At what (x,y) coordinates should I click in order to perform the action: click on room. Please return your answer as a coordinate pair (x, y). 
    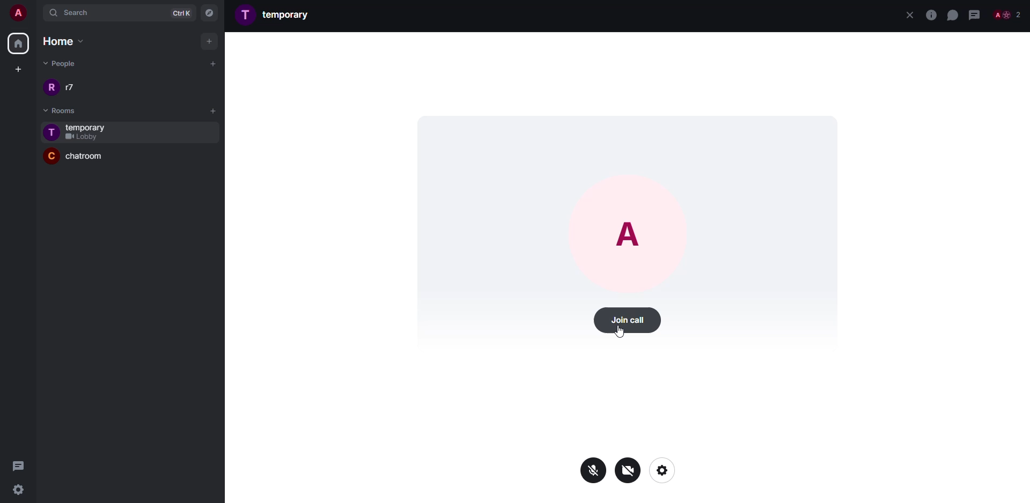
    Looking at the image, I should click on (289, 14).